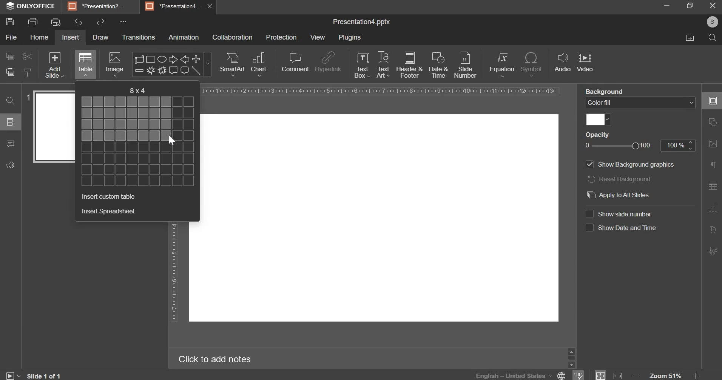 The width and height of the screenshot is (722, 380). What do you see at coordinates (380, 90) in the screenshot?
I see `ruler` at bounding box center [380, 90].